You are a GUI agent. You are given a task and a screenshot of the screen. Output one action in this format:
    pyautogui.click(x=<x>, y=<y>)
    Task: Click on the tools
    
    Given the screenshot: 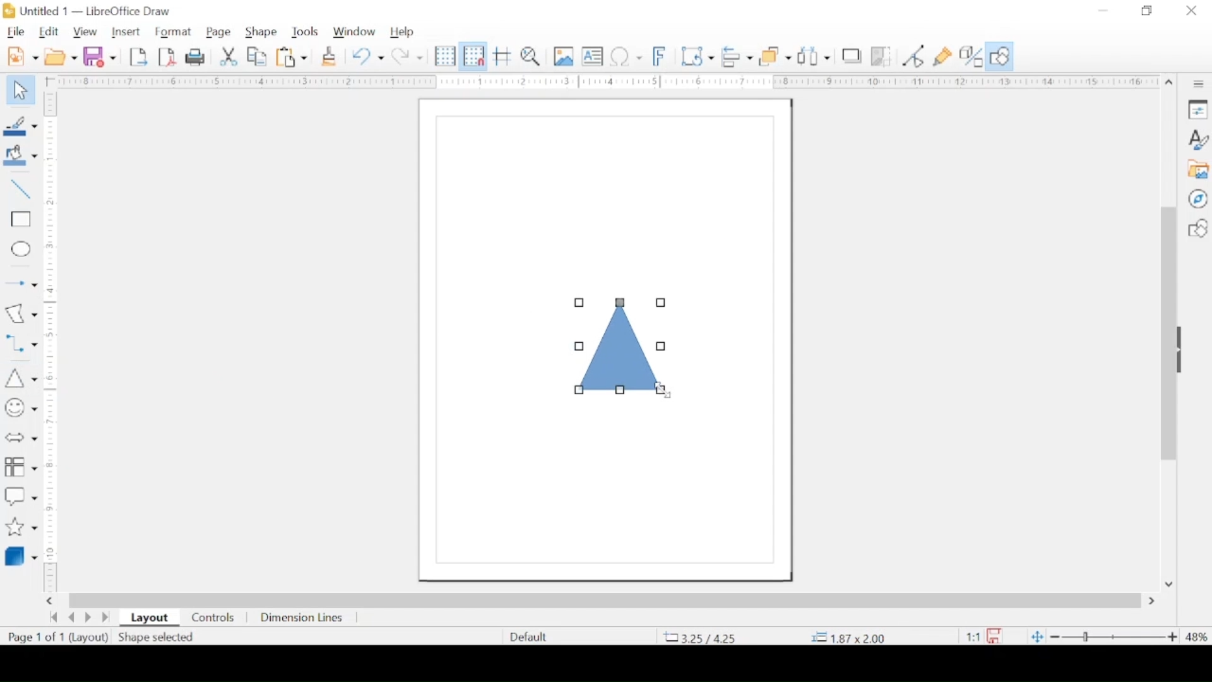 What is the action you would take?
    pyautogui.click(x=305, y=32)
    